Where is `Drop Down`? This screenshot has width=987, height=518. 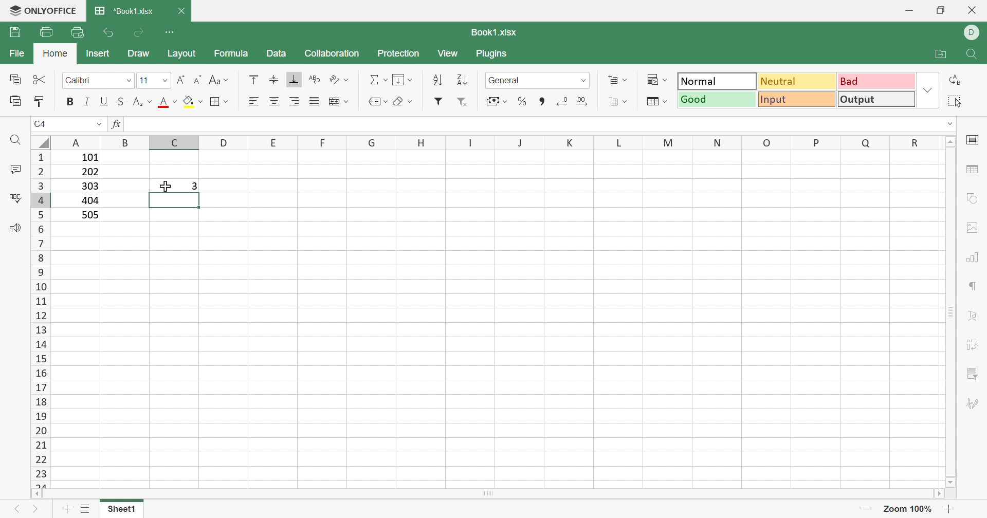 Drop Down is located at coordinates (583, 80).